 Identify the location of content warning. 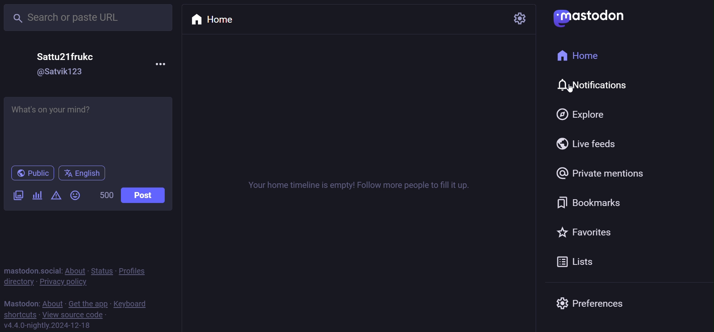
(55, 196).